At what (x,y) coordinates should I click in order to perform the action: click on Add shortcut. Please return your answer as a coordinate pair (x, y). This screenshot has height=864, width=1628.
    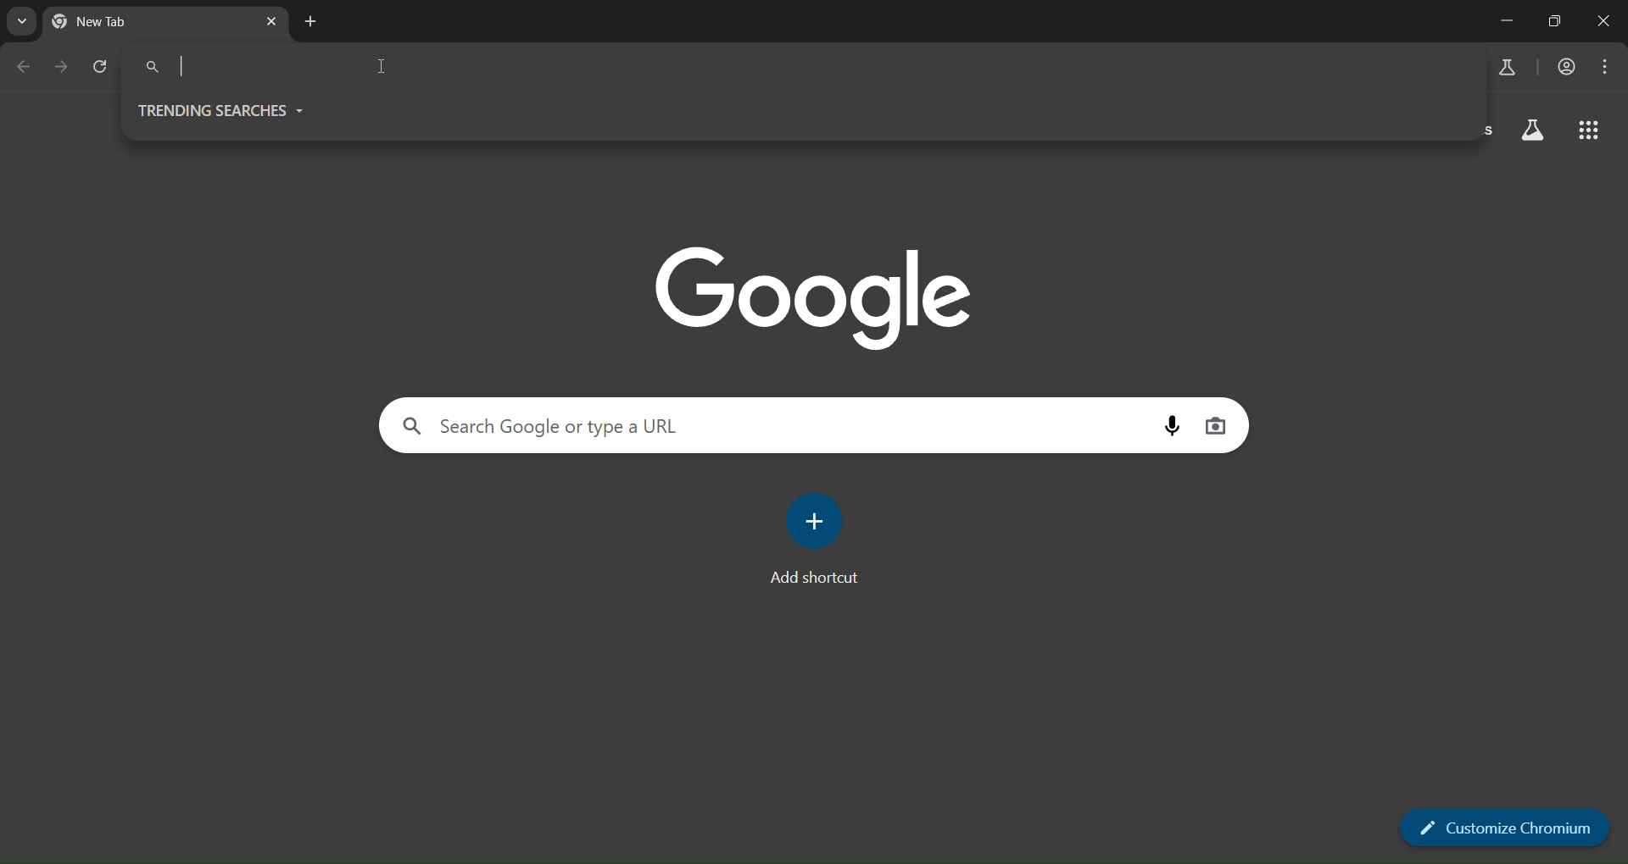
    Looking at the image, I should click on (813, 579).